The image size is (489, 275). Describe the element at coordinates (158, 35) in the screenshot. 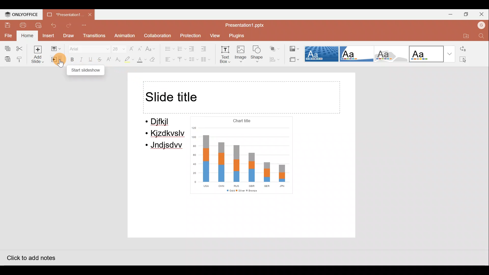

I see `Collaboration` at that location.